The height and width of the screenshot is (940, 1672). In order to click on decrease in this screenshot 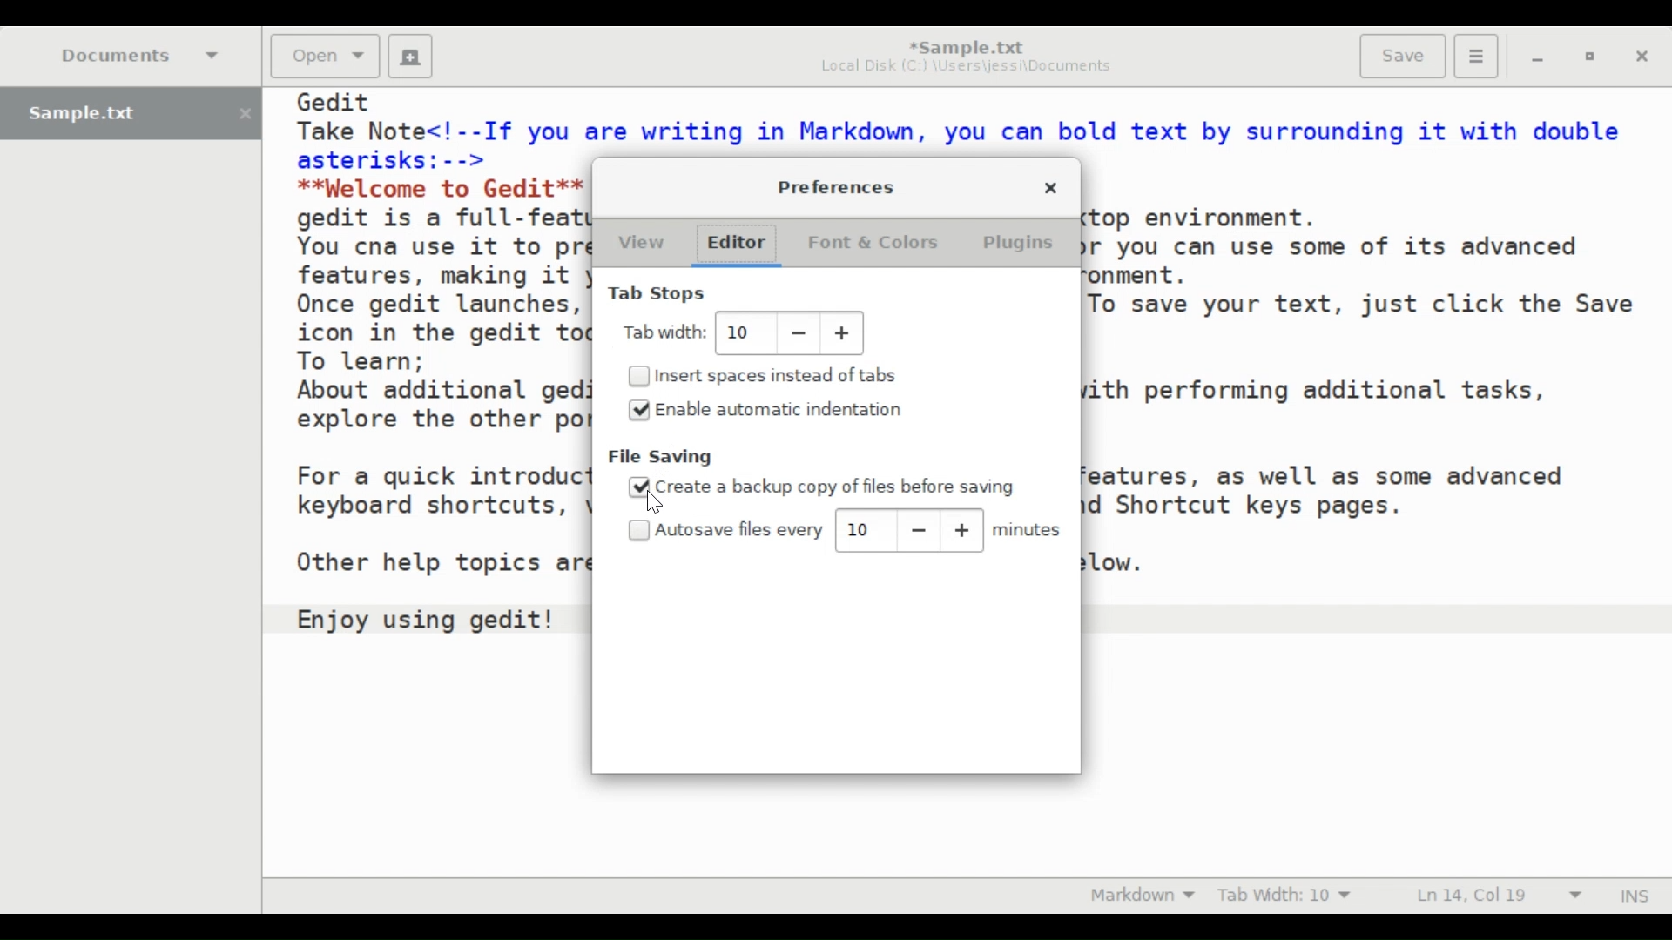, I will do `click(798, 334)`.